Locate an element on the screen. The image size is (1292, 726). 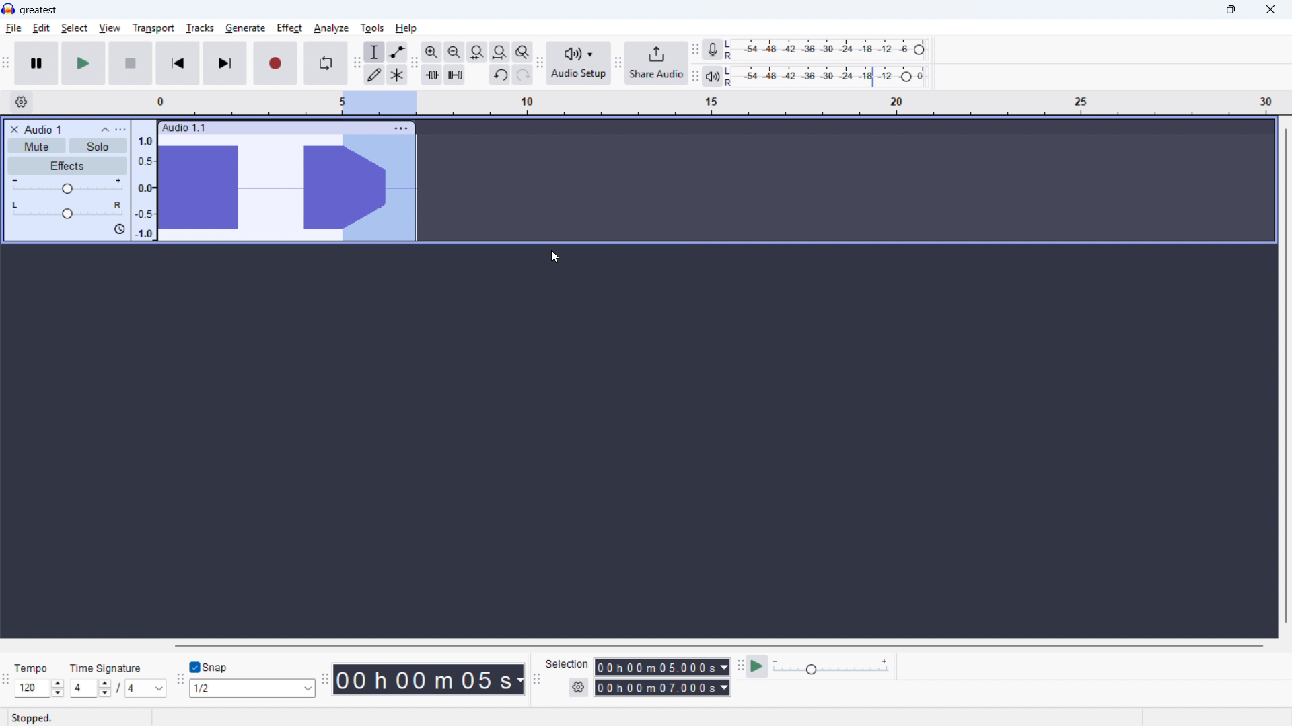
Record  is located at coordinates (275, 63).